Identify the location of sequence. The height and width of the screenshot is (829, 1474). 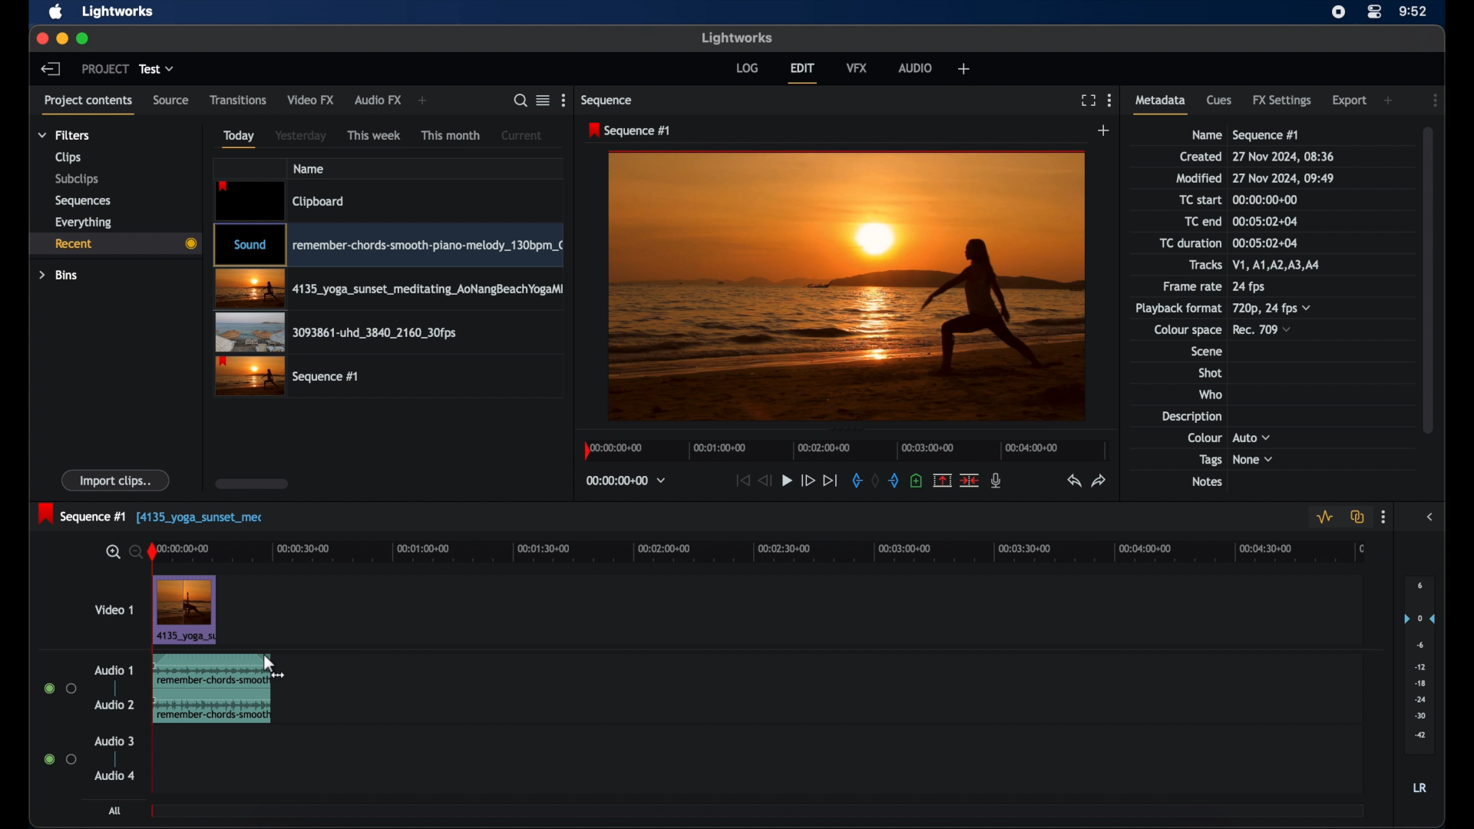
(608, 101).